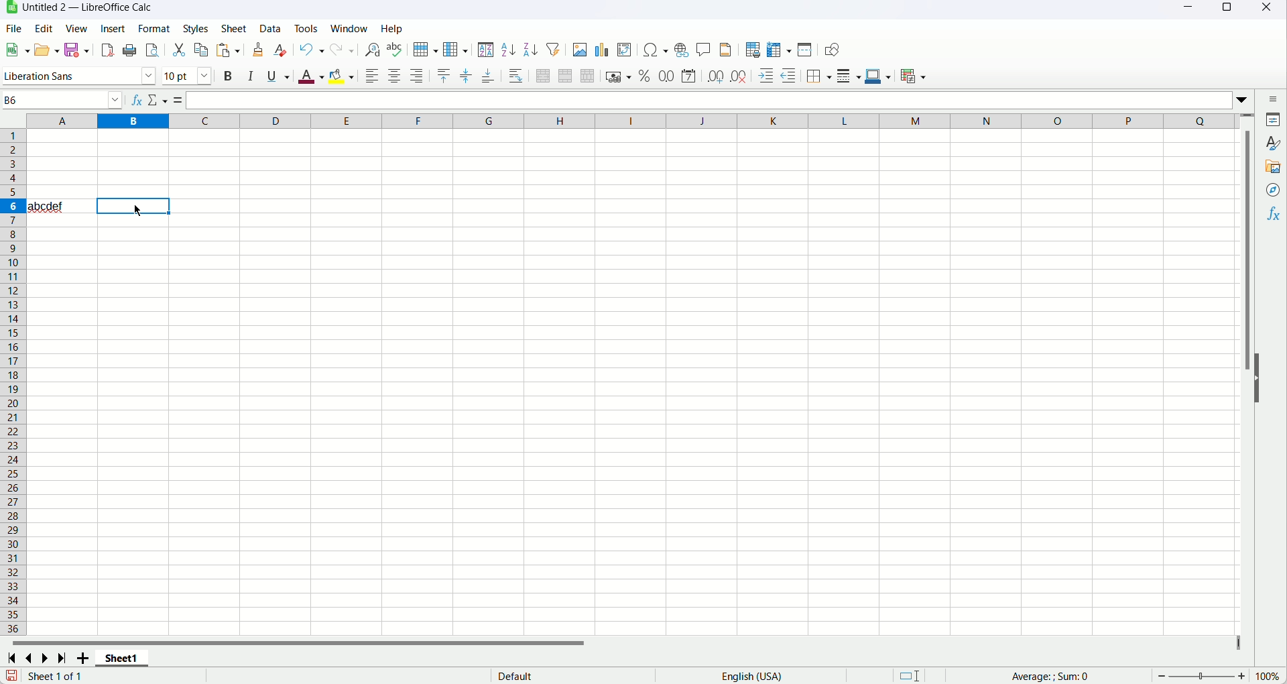  I want to click on sidebar settings, so click(1274, 99).